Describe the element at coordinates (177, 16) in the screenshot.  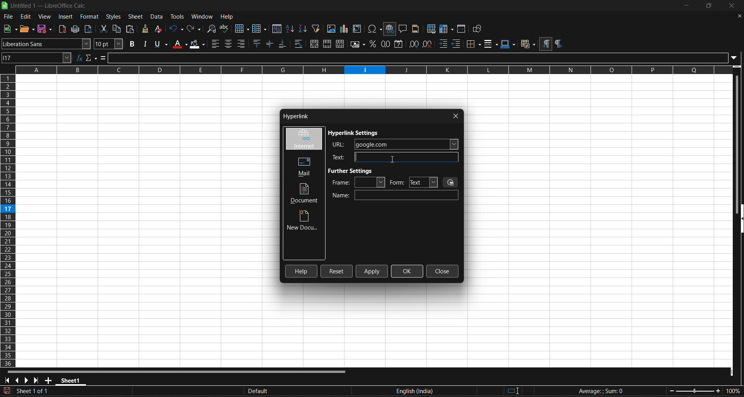
I see `tools` at that location.